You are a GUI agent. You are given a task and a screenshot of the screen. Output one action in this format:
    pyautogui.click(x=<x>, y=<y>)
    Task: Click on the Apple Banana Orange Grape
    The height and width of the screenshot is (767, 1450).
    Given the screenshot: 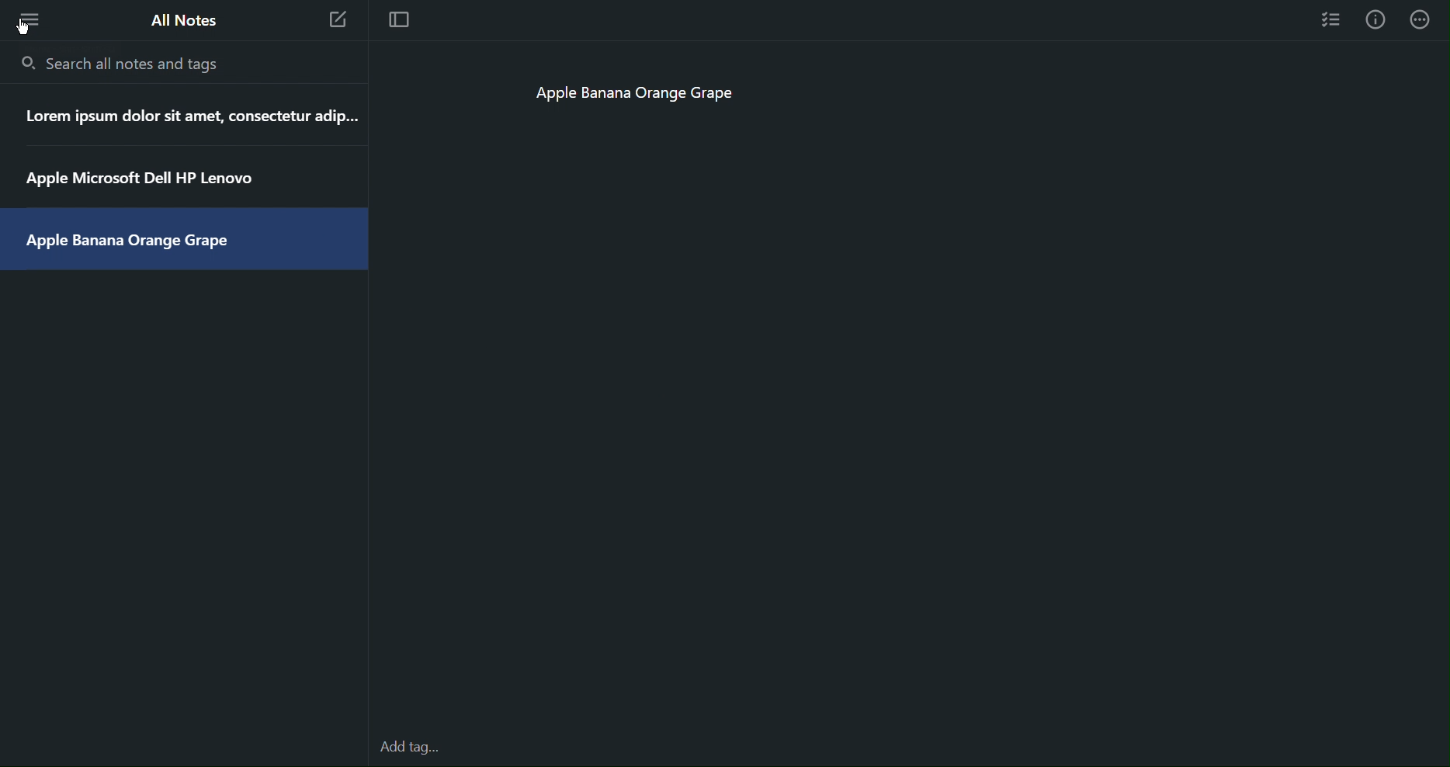 What is the action you would take?
    pyautogui.click(x=140, y=245)
    